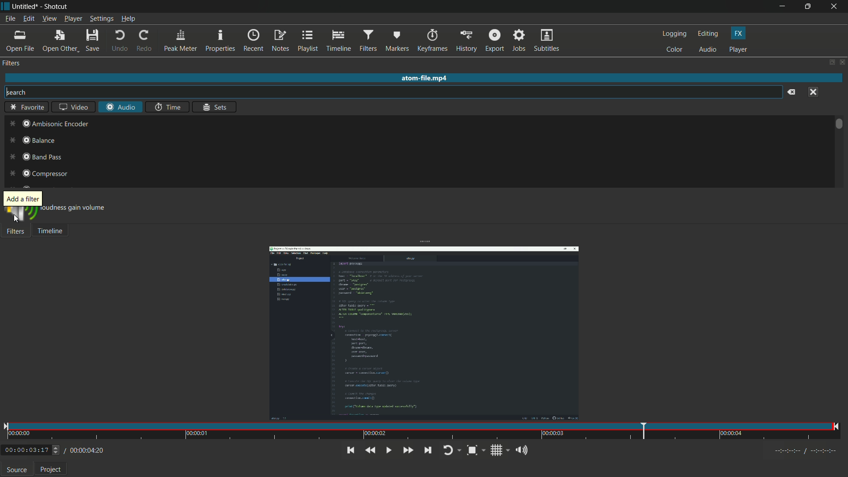 The width and height of the screenshot is (848, 477). What do you see at coordinates (674, 50) in the screenshot?
I see `color` at bounding box center [674, 50].